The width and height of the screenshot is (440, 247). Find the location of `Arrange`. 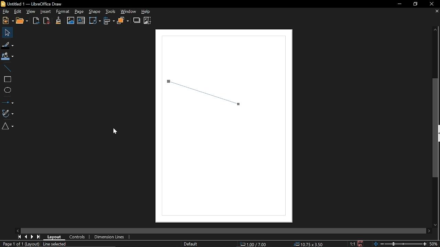

Arrange is located at coordinates (123, 21).